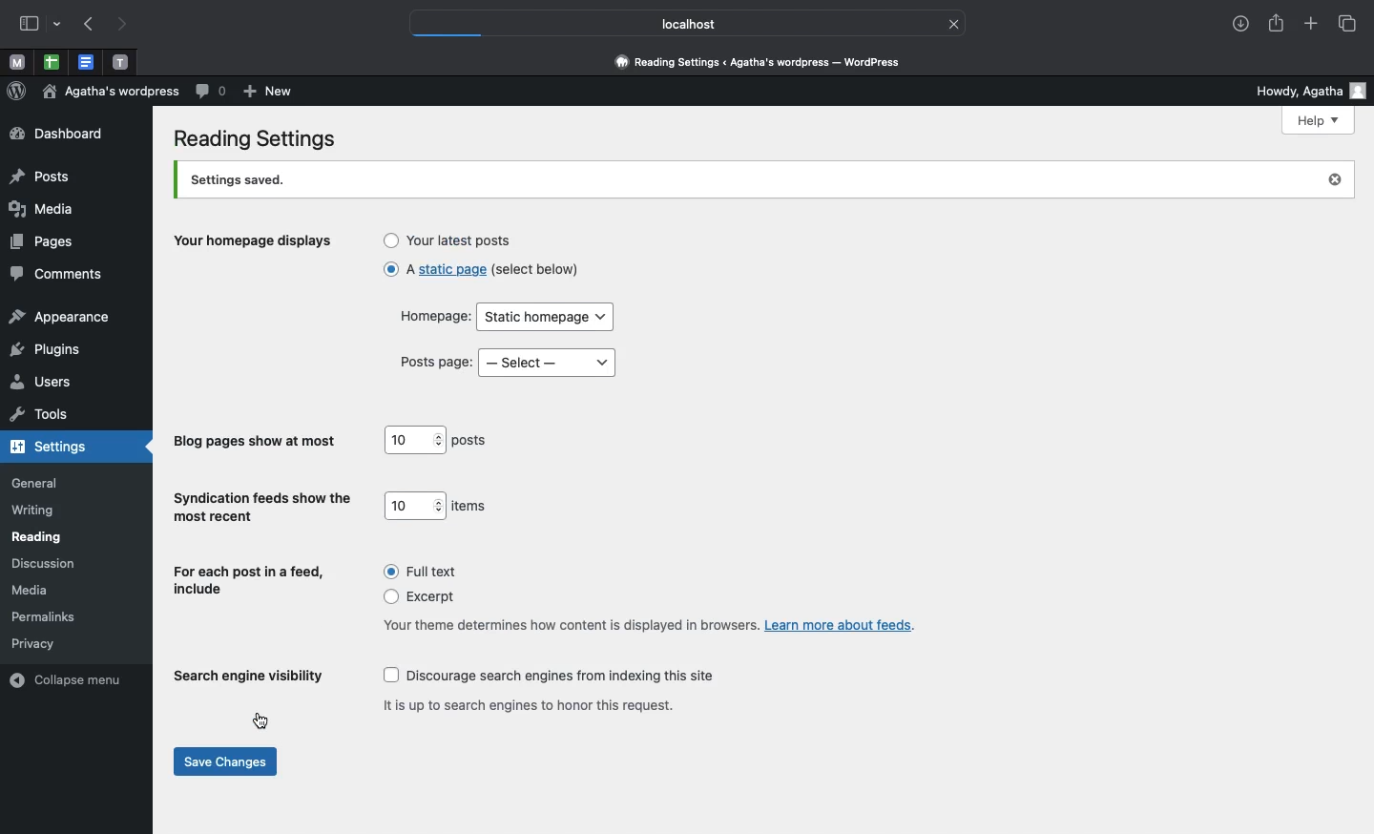  I want to click on discussion, so click(43, 564).